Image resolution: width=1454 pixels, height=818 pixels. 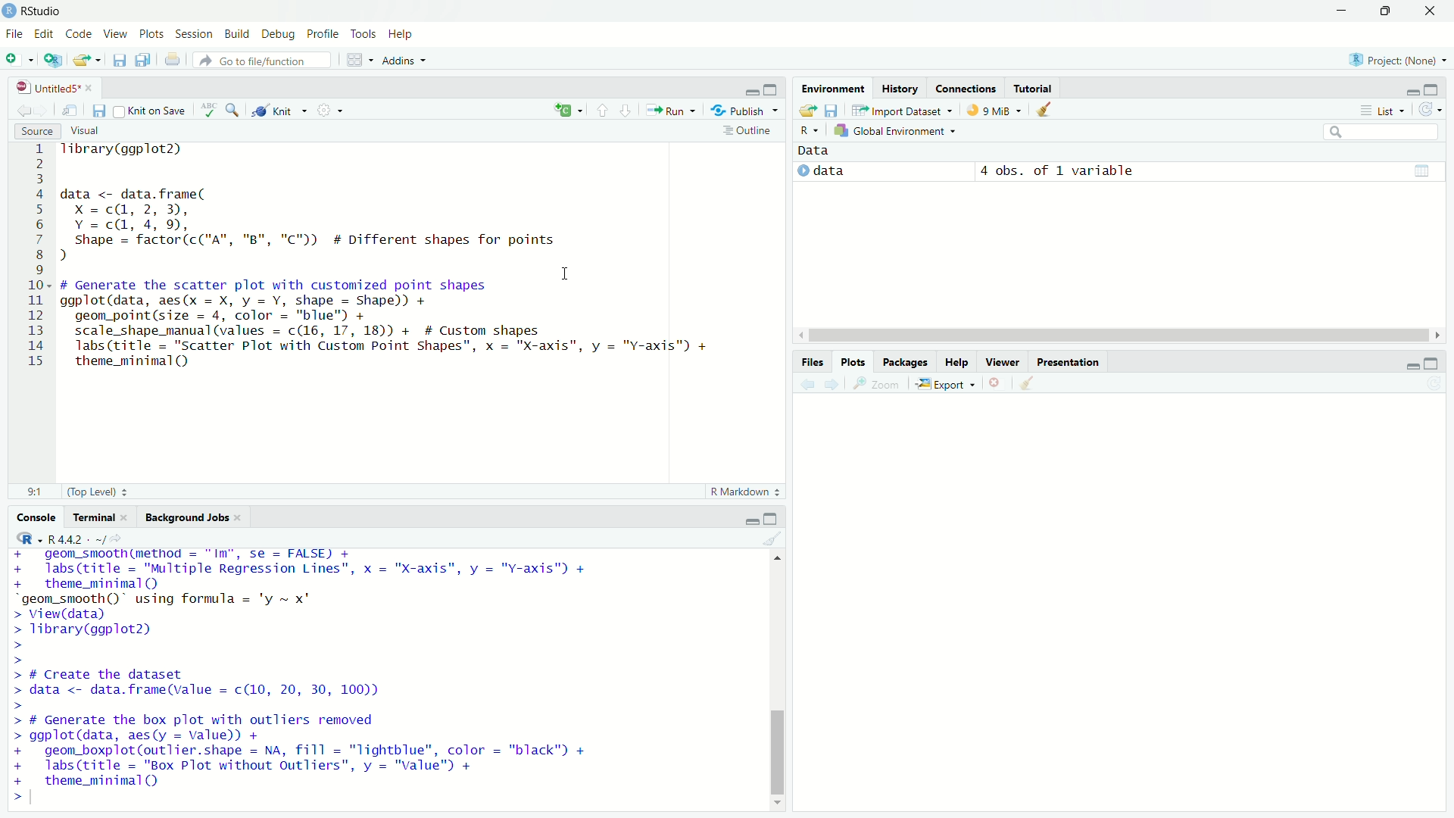 What do you see at coordinates (406, 60) in the screenshot?
I see `Addins` at bounding box center [406, 60].